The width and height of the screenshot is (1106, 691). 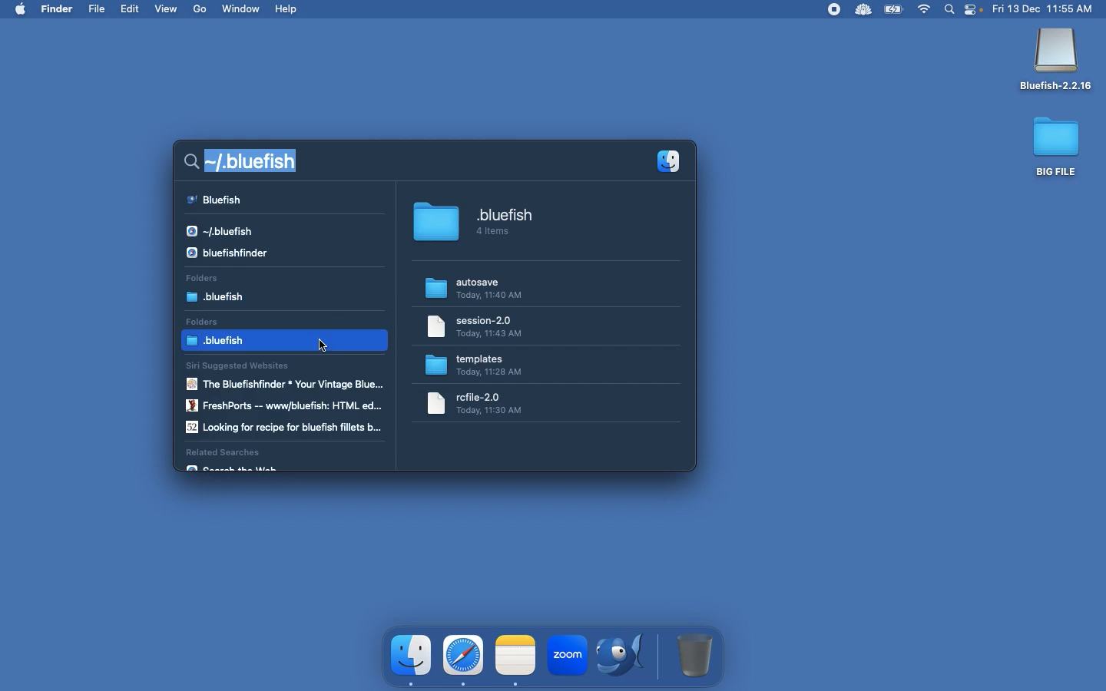 I want to click on Results, so click(x=224, y=201).